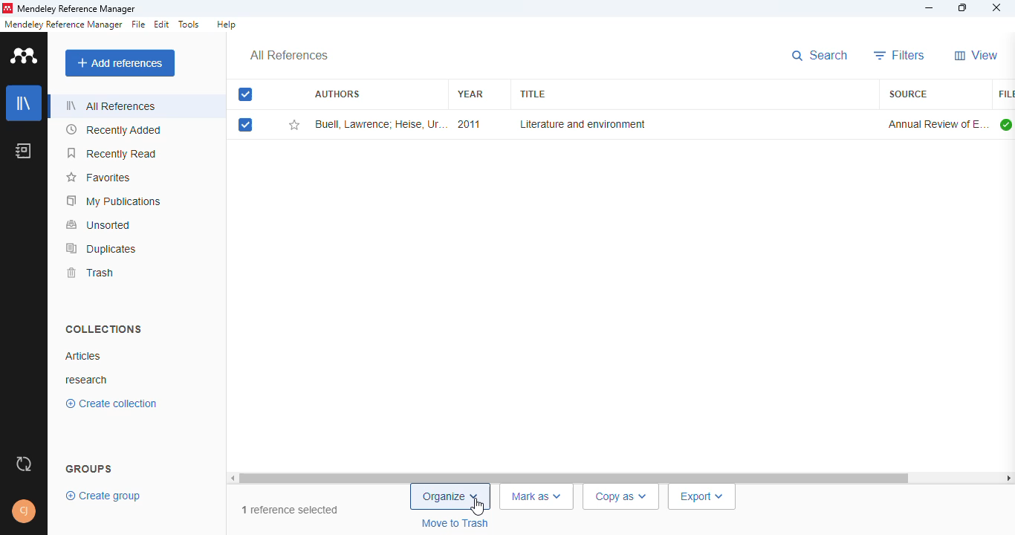 The height and width of the screenshot is (535, 1015). I want to click on file, so click(1005, 94).